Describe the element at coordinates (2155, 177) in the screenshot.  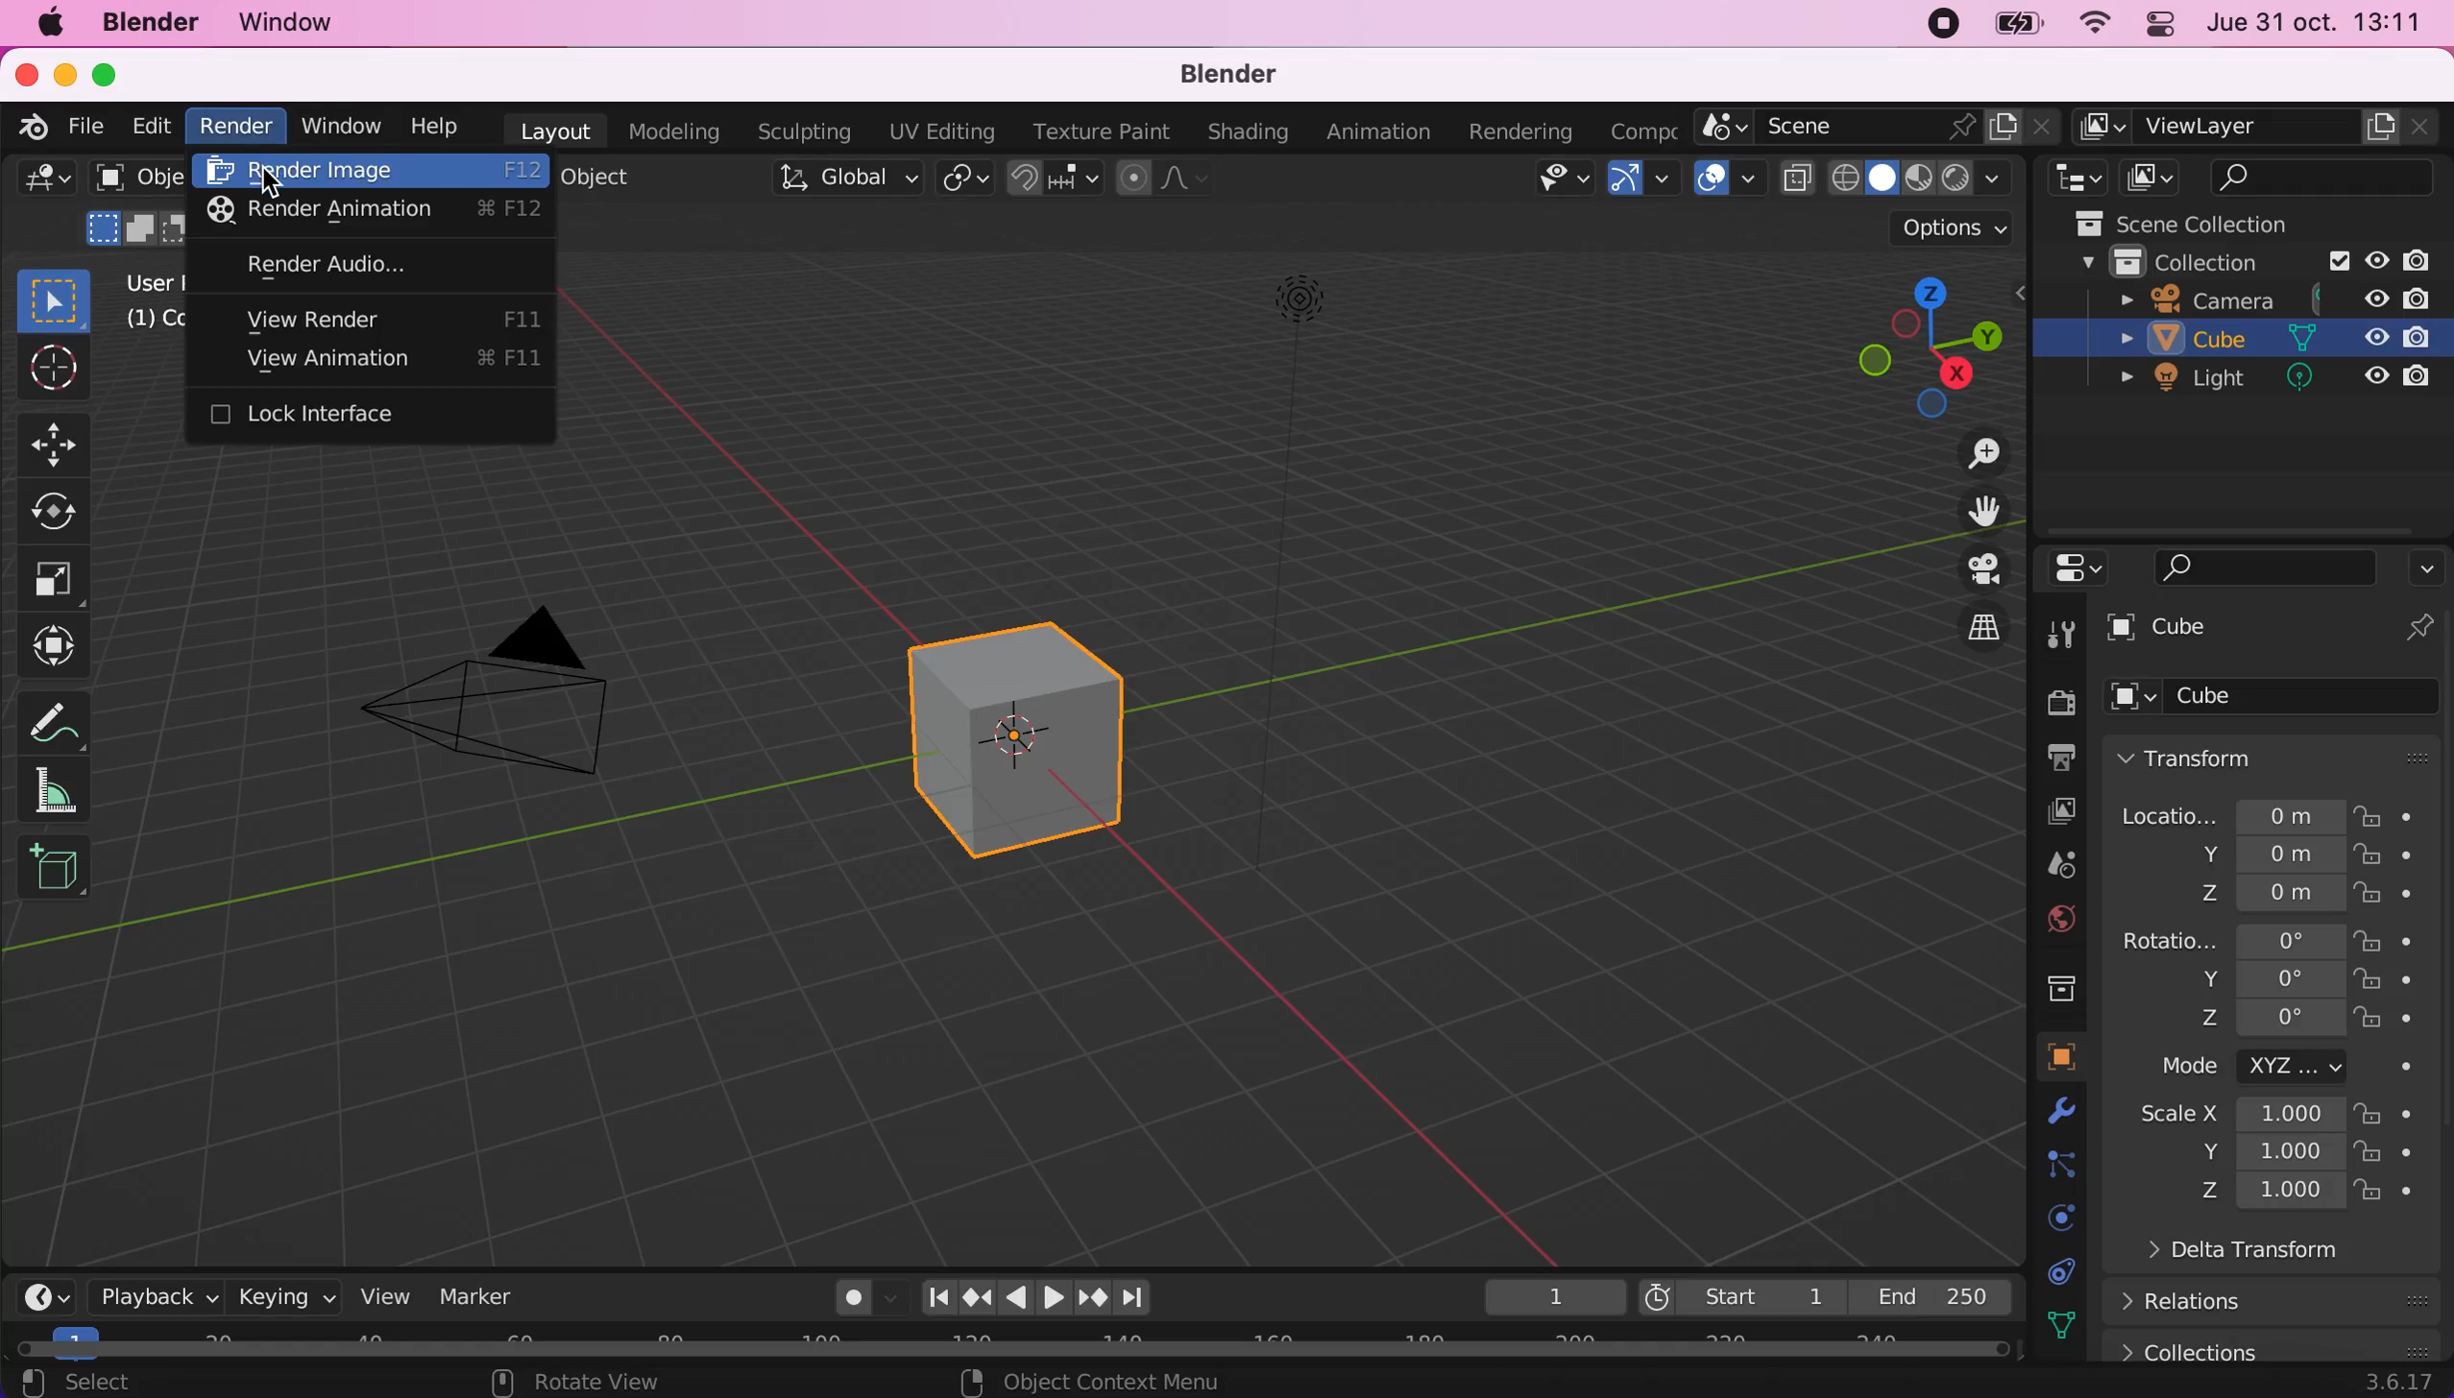
I see `display mode` at that location.